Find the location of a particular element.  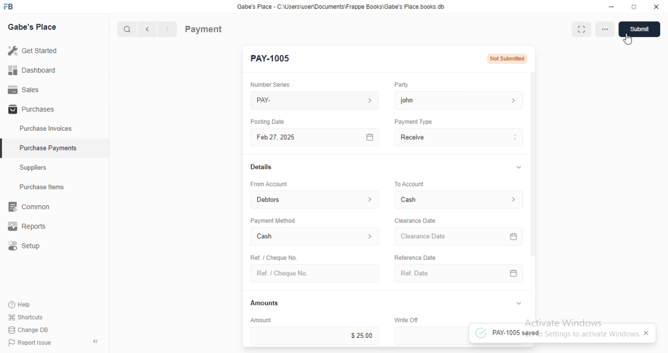

Cash is located at coordinates (315, 237).